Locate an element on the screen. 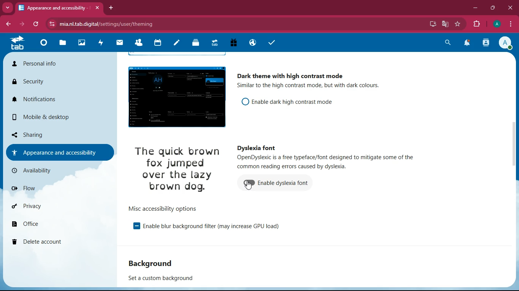 Image resolution: width=519 pixels, height=291 pixels. tasks is located at coordinates (275, 43).